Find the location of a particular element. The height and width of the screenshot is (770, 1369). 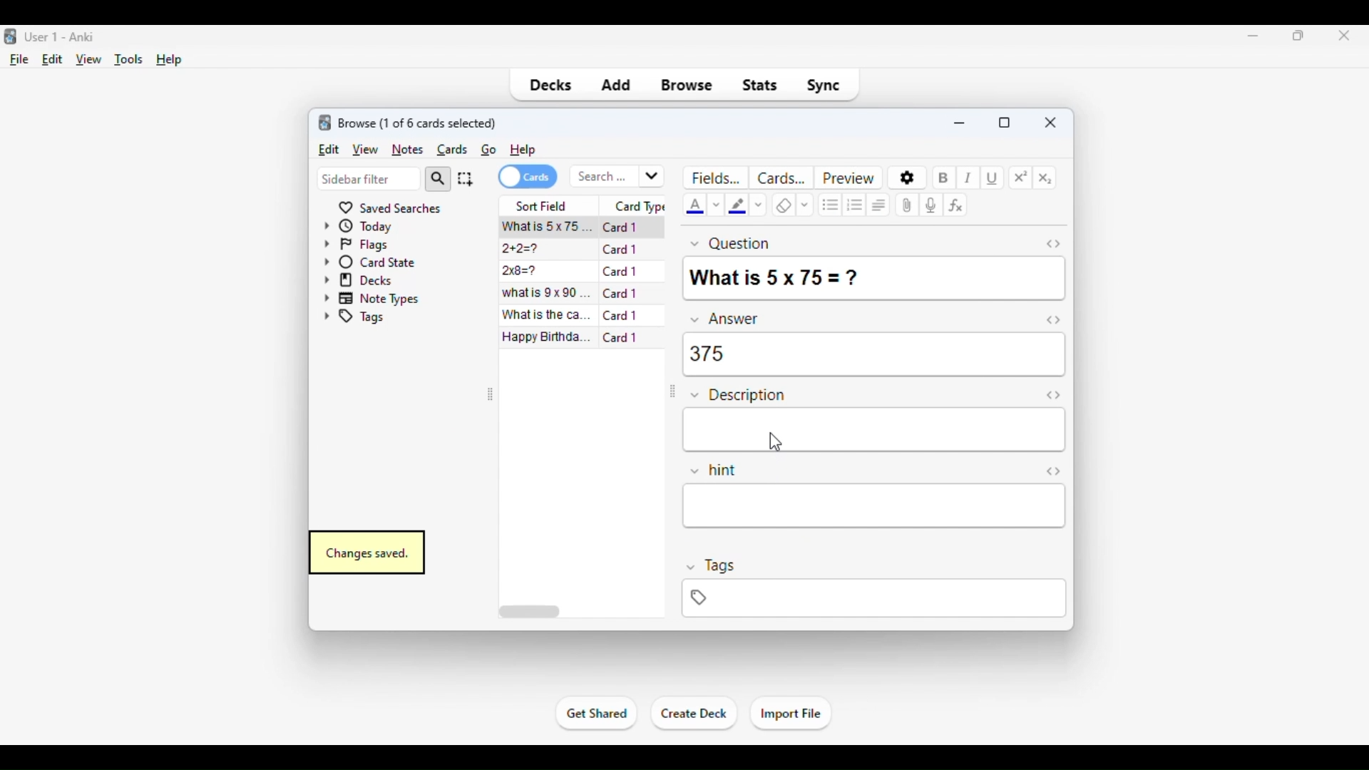

notes is located at coordinates (407, 150).